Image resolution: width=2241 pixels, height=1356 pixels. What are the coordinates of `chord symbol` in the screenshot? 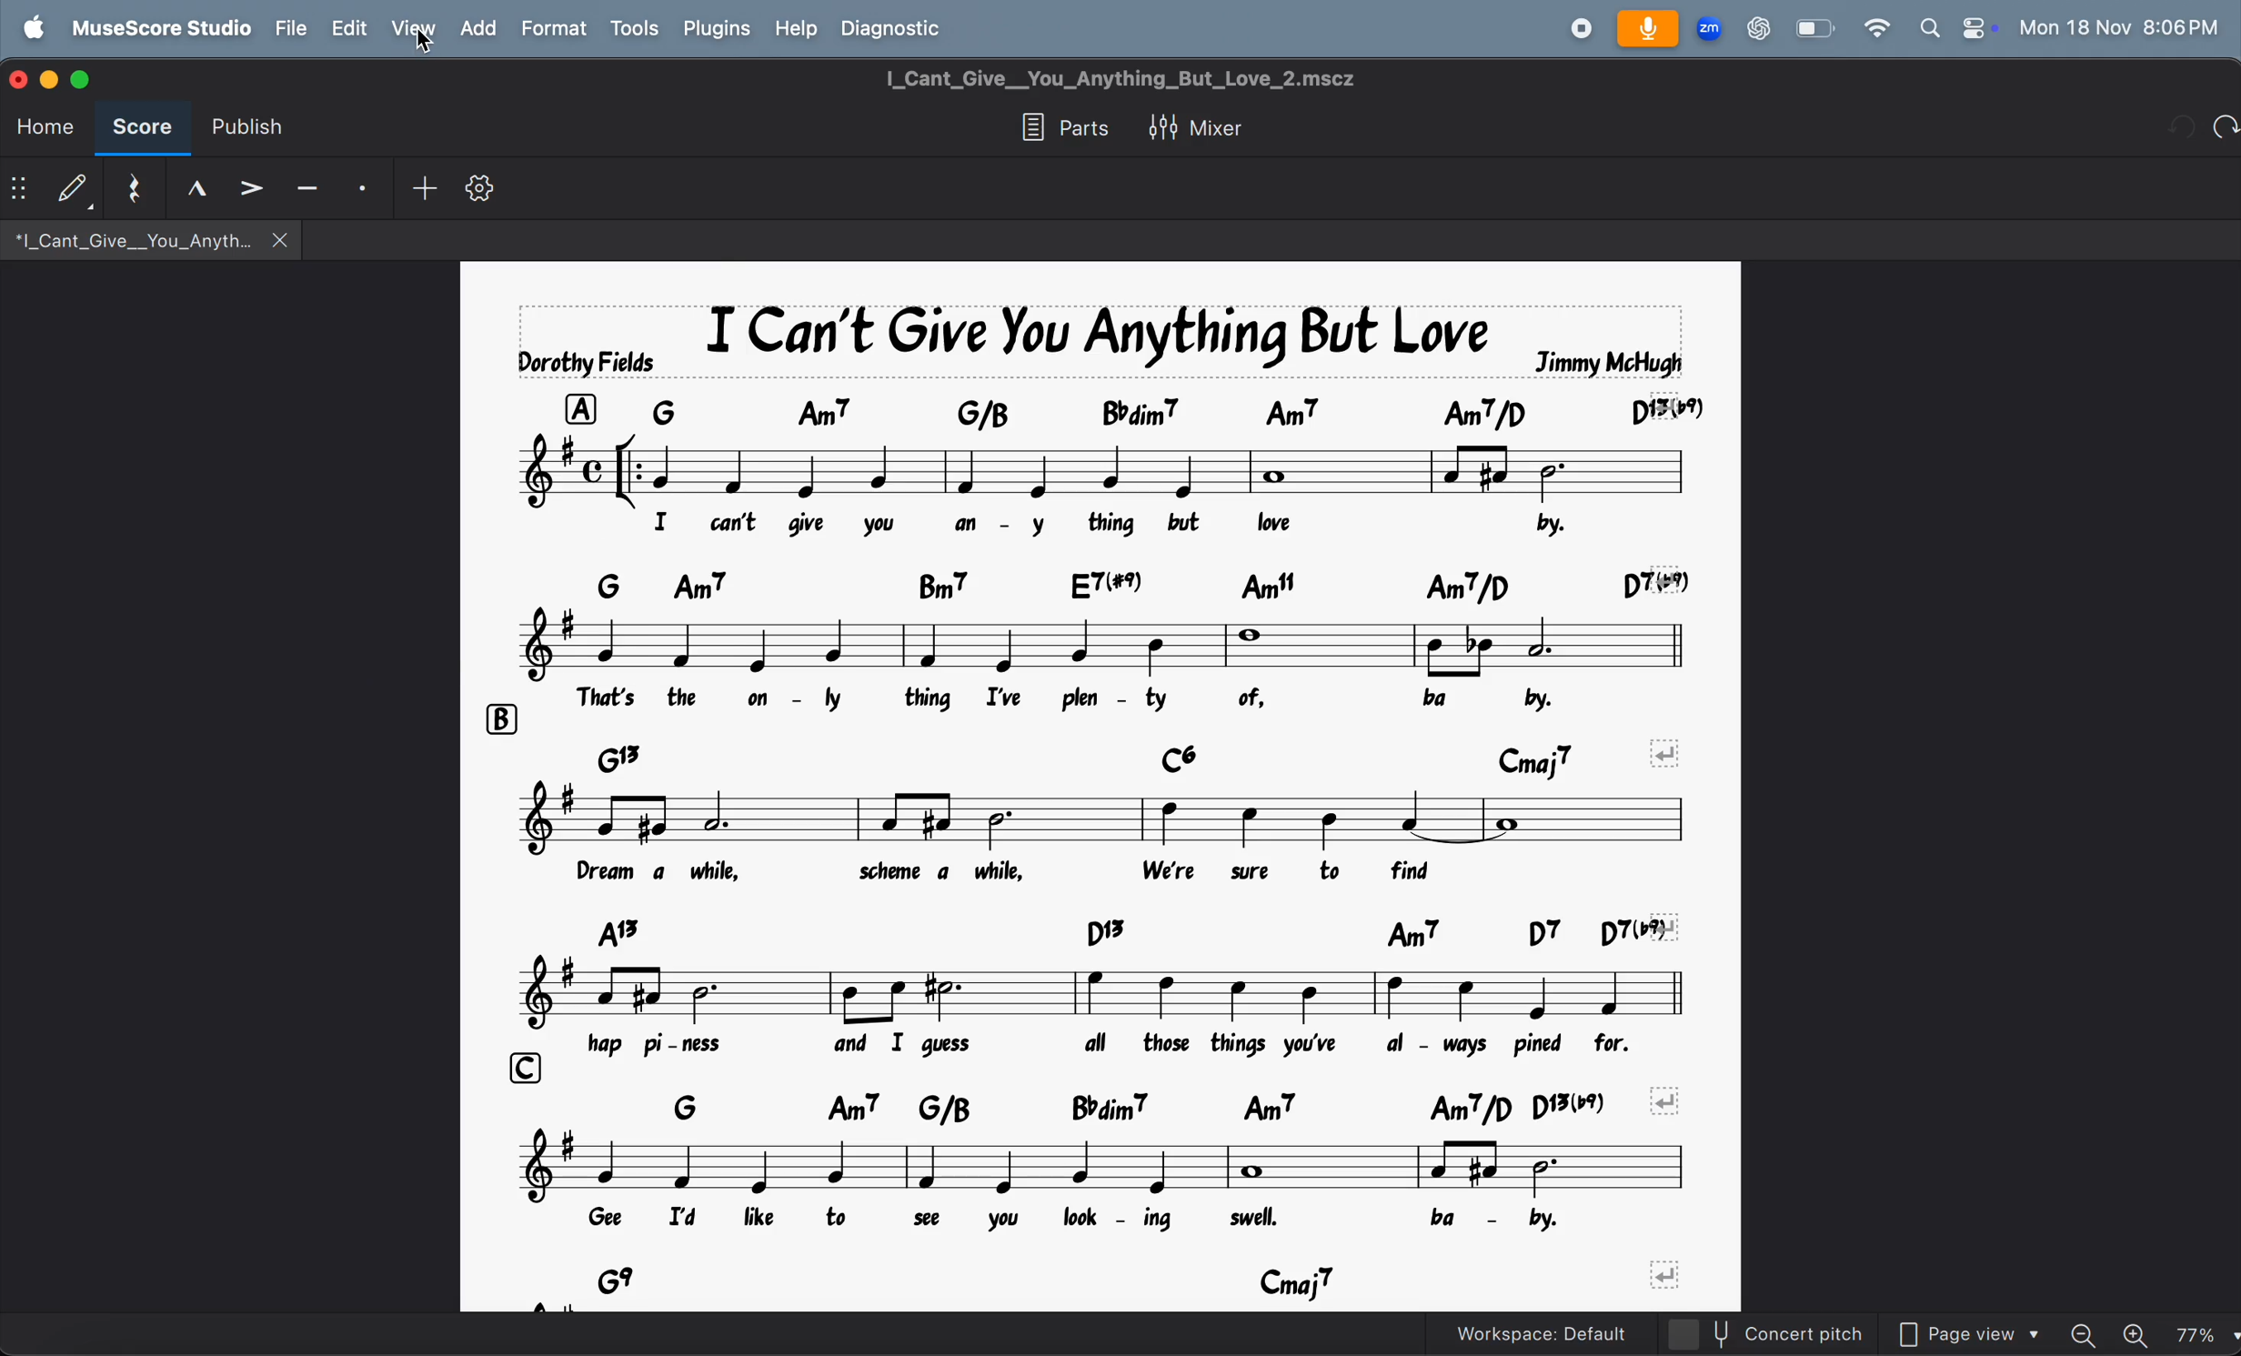 It's located at (1145, 584).